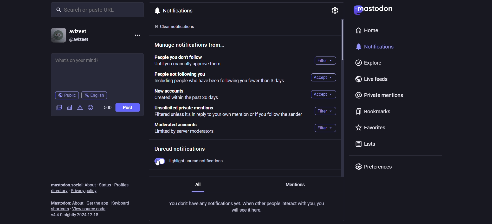 The width and height of the screenshot is (492, 224). What do you see at coordinates (78, 202) in the screenshot?
I see `about` at bounding box center [78, 202].